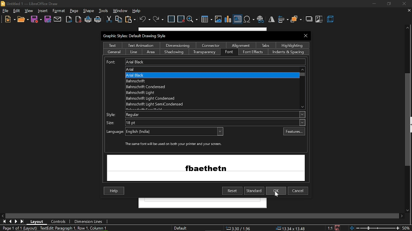  What do you see at coordinates (309, 19) in the screenshot?
I see `shadow` at bounding box center [309, 19].